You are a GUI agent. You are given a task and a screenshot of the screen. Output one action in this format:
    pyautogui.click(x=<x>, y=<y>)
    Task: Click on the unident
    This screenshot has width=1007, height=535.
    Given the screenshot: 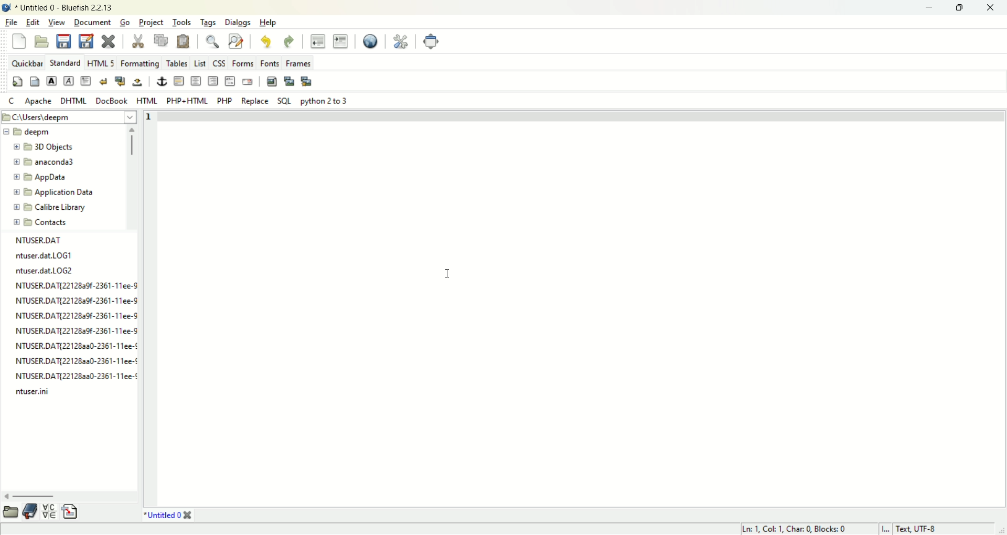 What is the action you would take?
    pyautogui.click(x=317, y=41)
    